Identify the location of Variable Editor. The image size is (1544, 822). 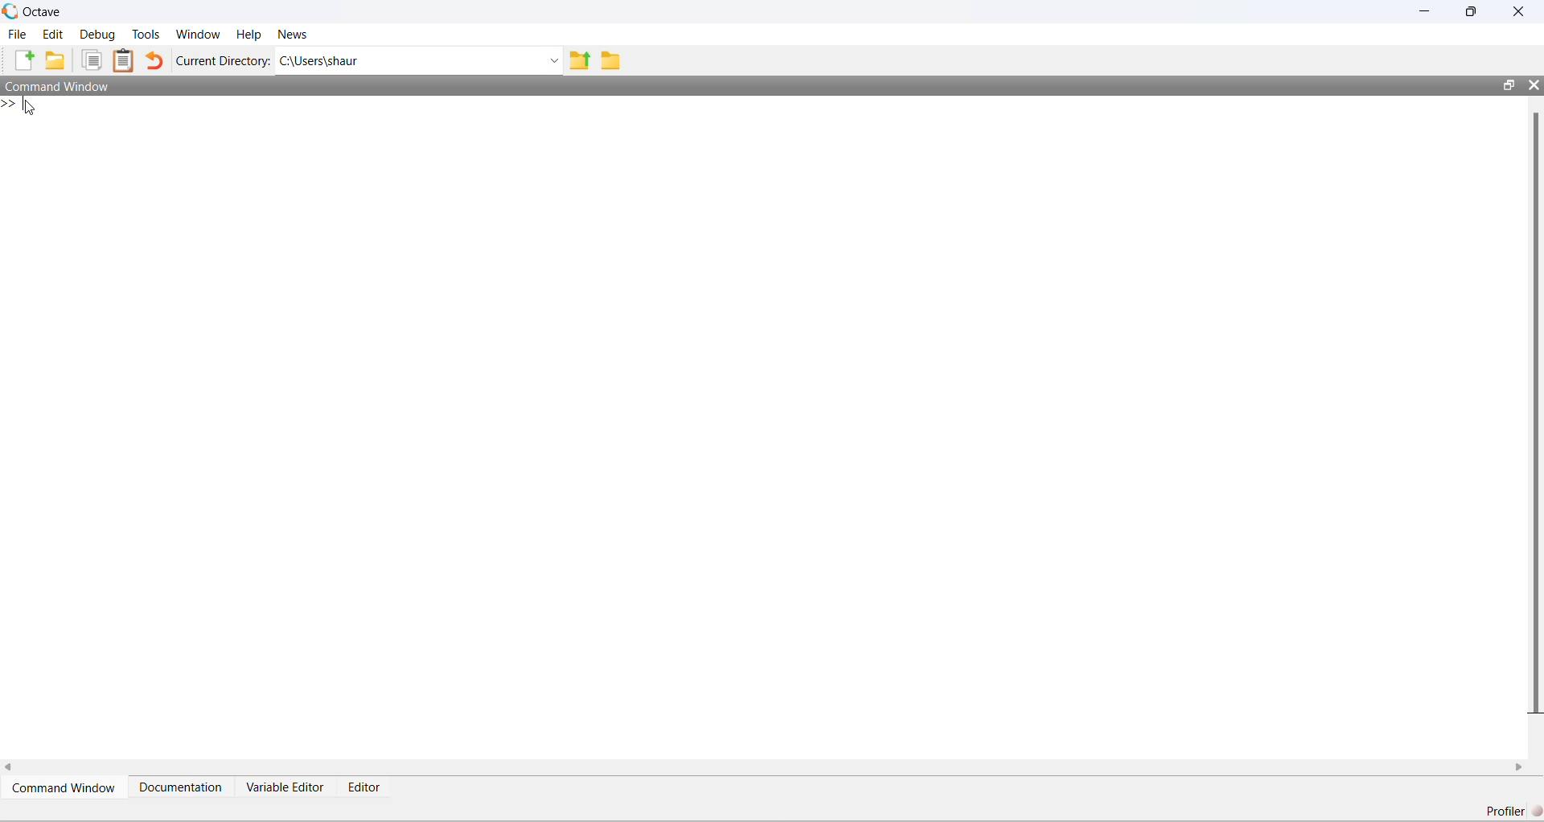
(285, 787).